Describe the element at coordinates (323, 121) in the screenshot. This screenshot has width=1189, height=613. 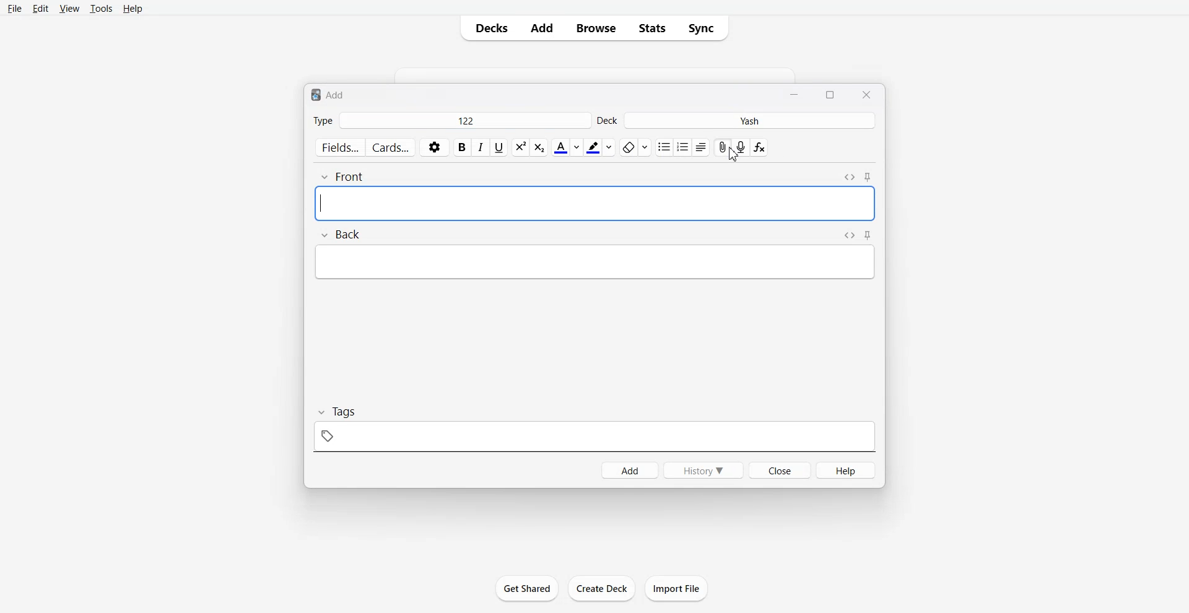
I see `Type` at that location.